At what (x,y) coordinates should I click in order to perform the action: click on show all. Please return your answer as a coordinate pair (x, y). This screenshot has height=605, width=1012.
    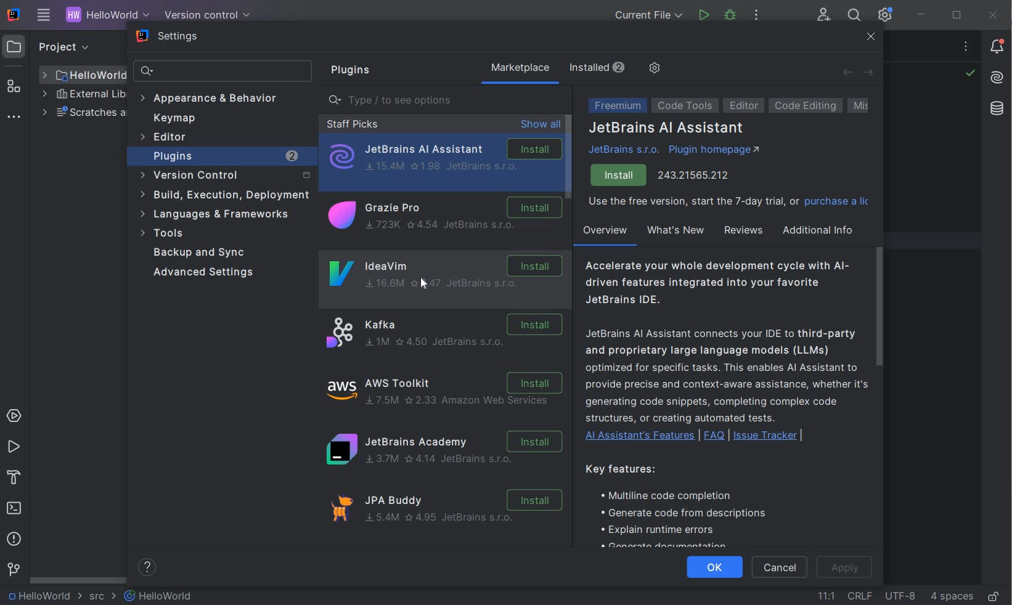
    Looking at the image, I should click on (541, 125).